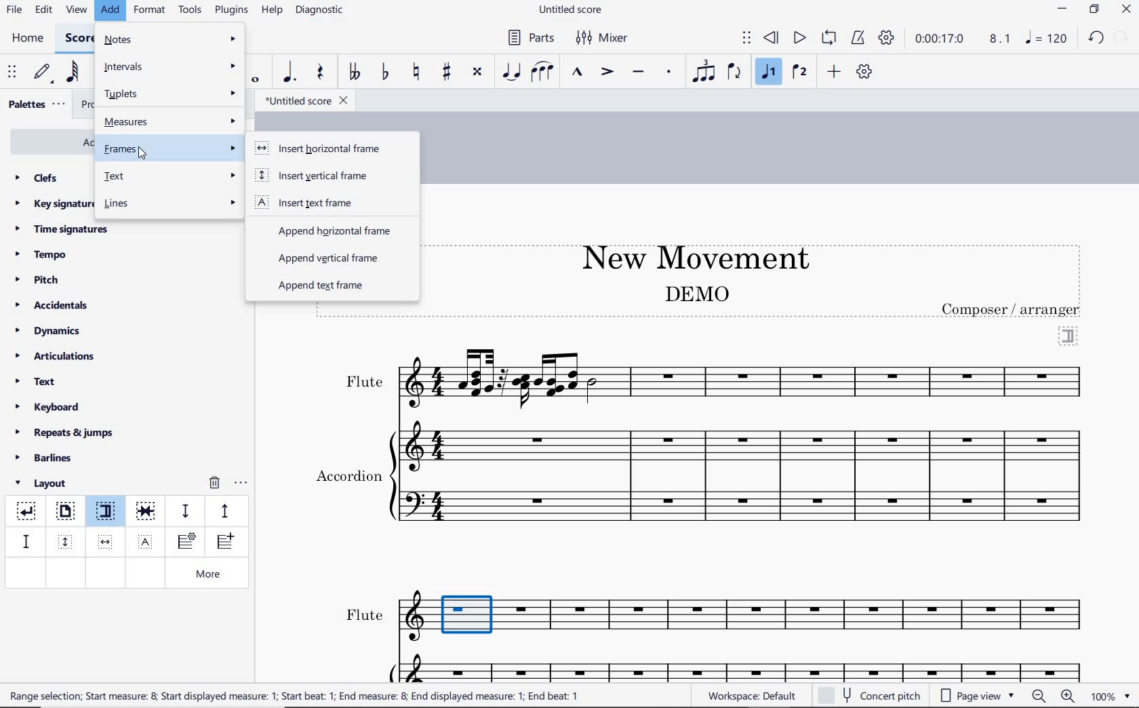 The width and height of the screenshot is (1139, 708). Describe the element at coordinates (14, 12) in the screenshot. I see `file` at that location.